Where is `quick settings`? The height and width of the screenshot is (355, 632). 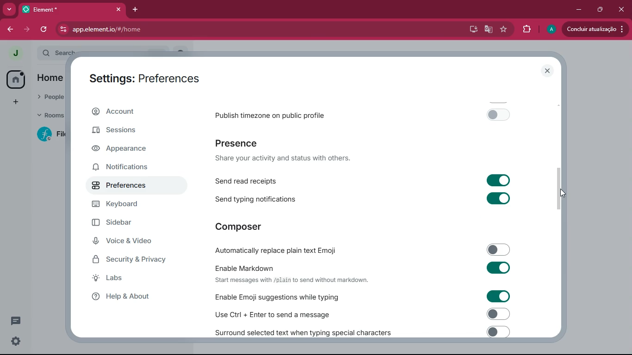 quick settings is located at coordinates (15, 342).